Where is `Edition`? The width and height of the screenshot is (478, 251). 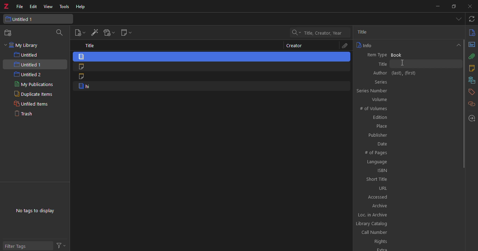 Edition is located at coordinates (407, 118).